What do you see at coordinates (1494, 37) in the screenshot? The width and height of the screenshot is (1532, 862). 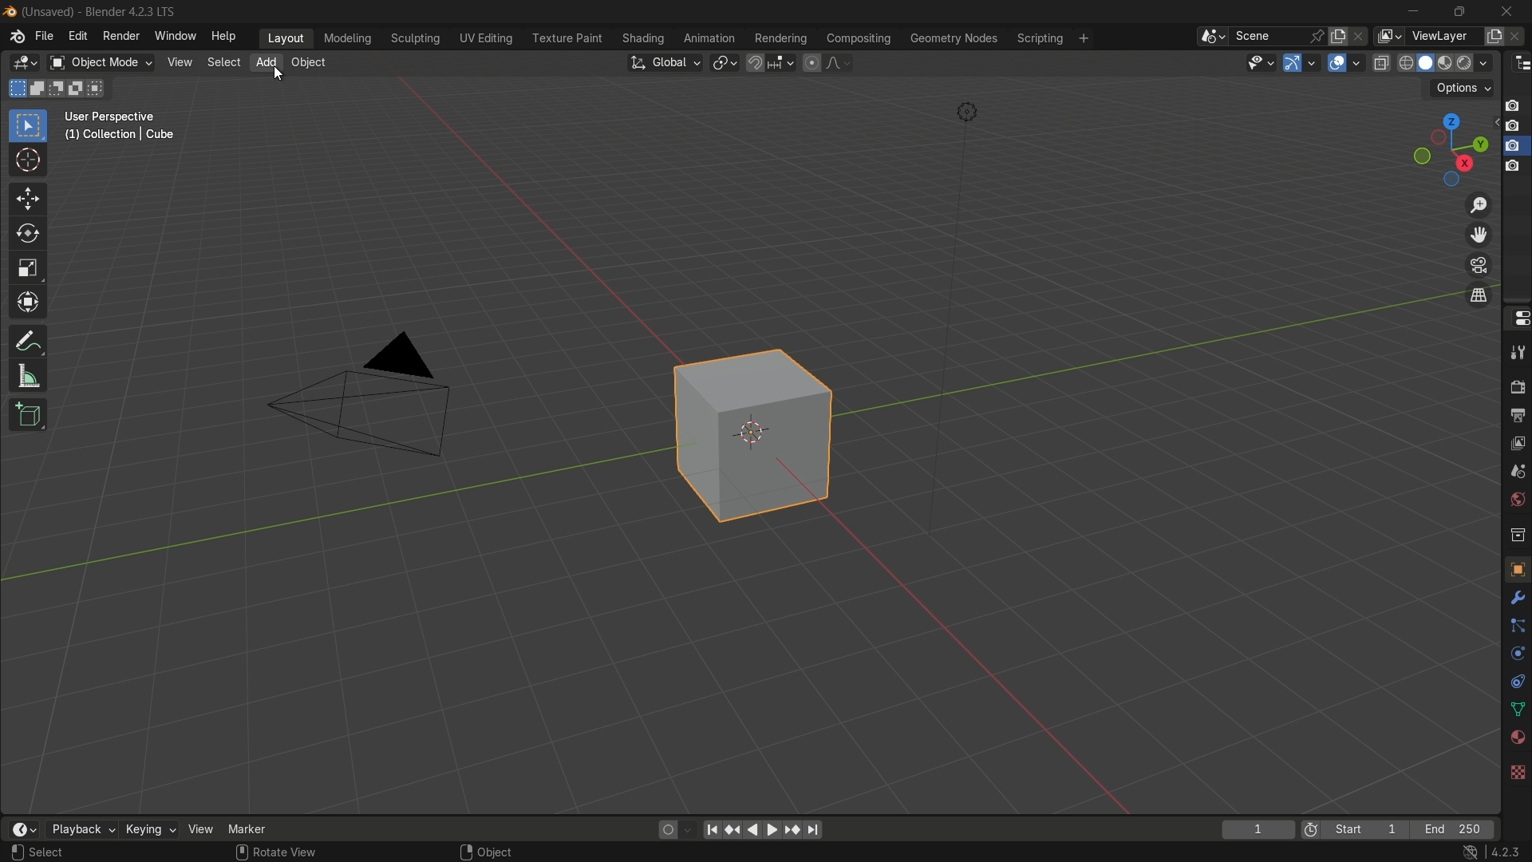 I see `add layer` at bounding box center [1494, 37].